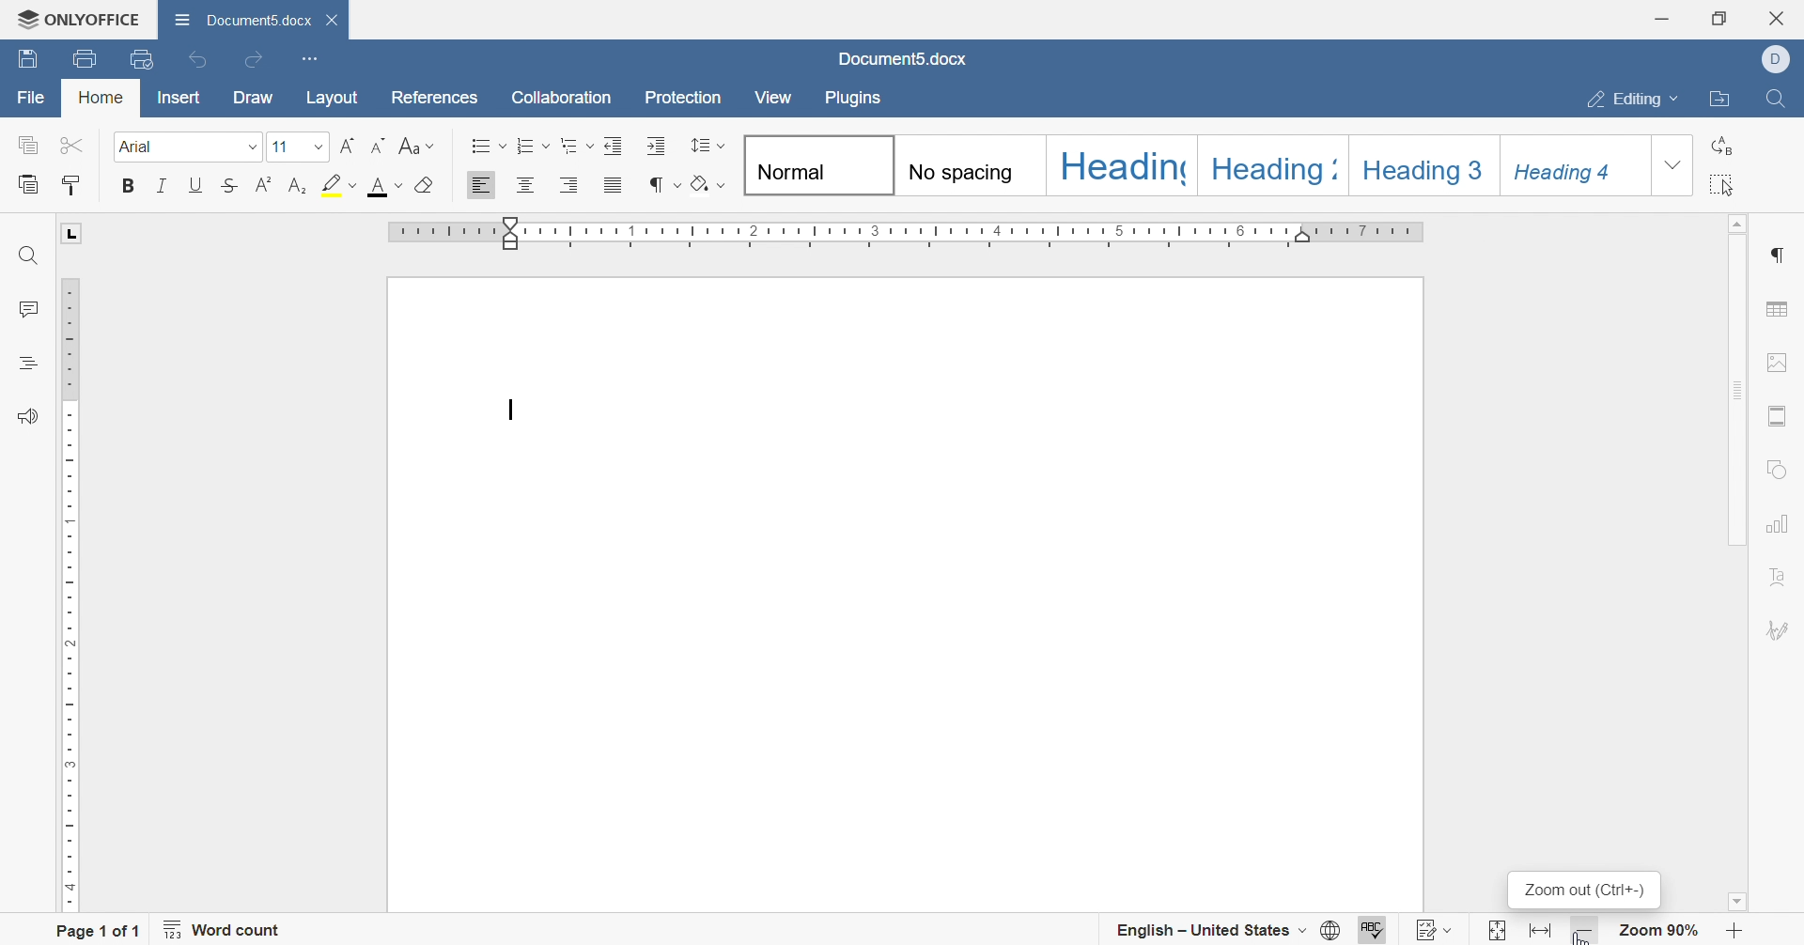 The width and height of the screenshot is (1804, 945). Describe the element at coordinates (32, 255) in the screenshot. I see `find` at that location.